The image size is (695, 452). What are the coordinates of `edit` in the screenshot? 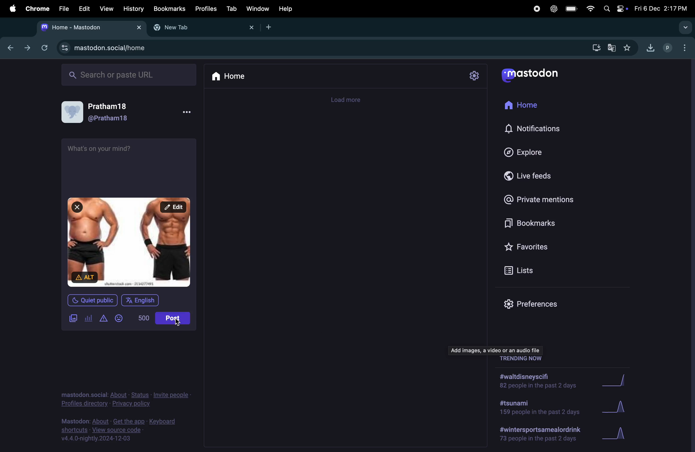 It's located at (84, 9).